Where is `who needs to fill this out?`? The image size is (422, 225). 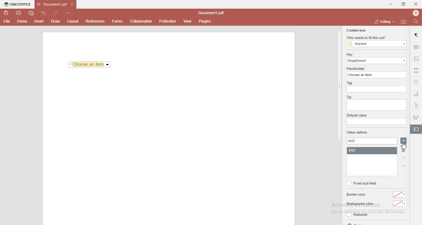 who needs to fill this out? is located at coordinates (376, 38).